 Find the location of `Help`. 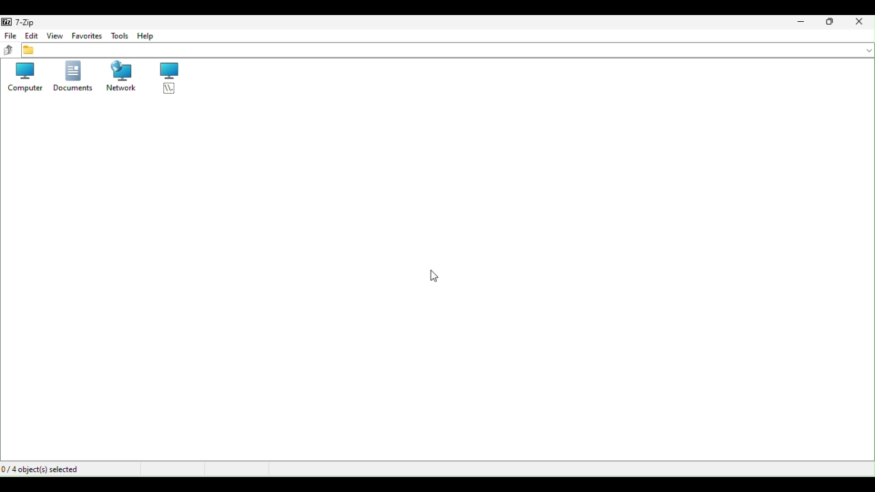

Help is located at coordinates (151, 36).